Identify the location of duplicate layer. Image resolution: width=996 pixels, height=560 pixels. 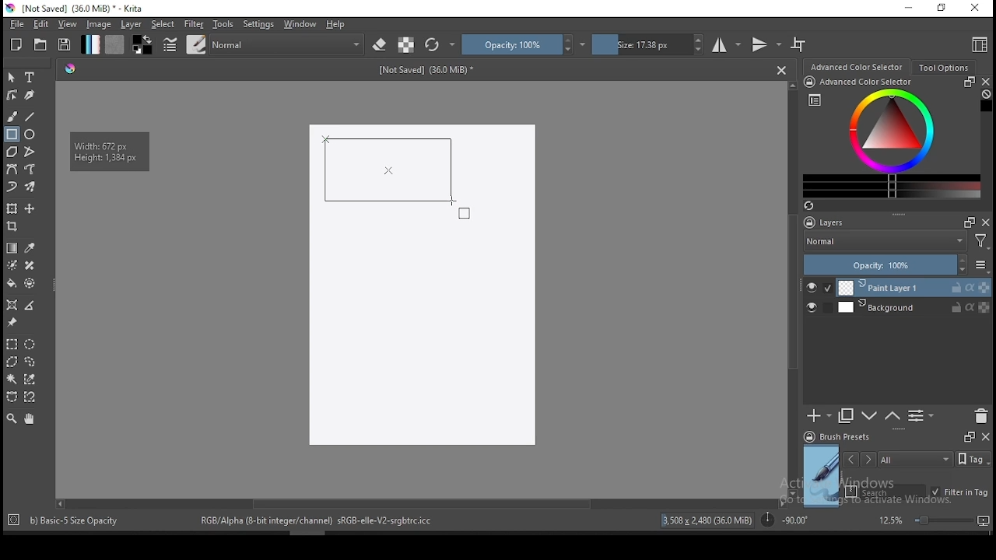
(847, 415).